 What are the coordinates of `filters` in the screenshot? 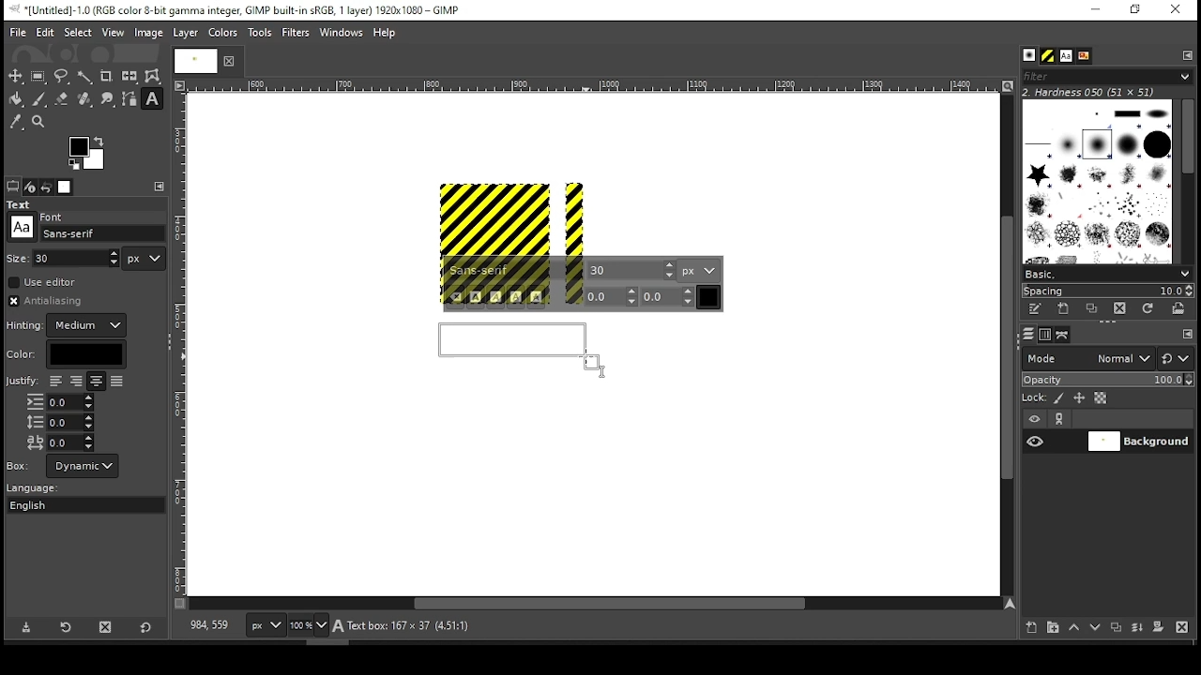 It's located at (1104, 77).